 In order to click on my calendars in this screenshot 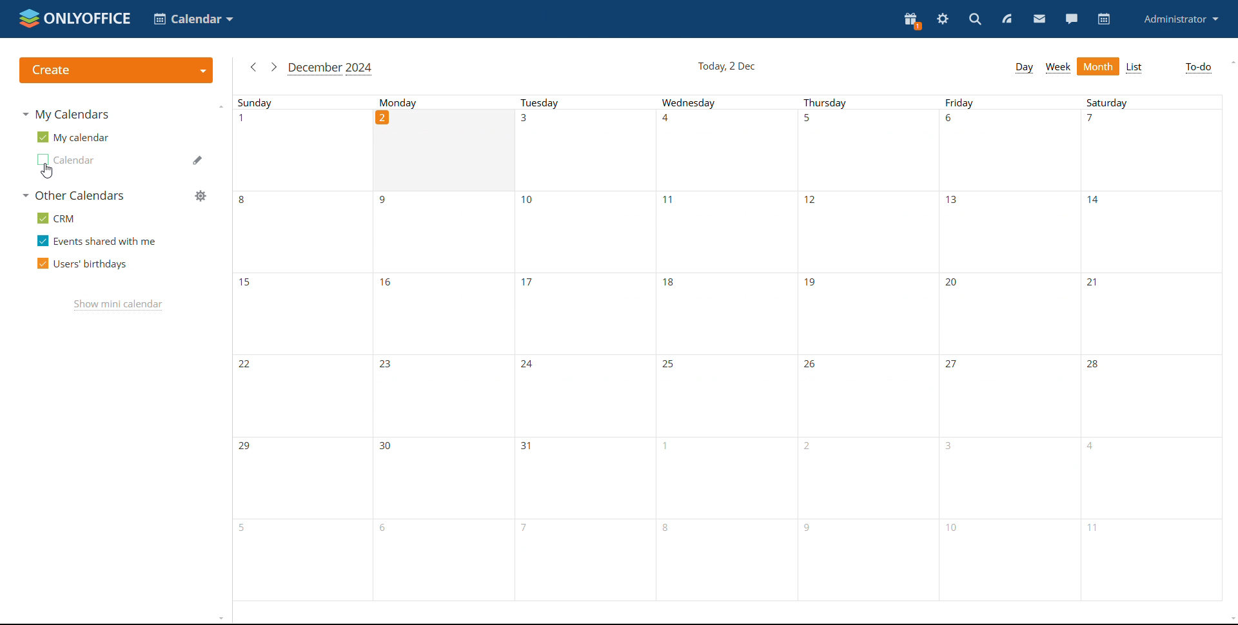, I will do `click(65, 113)`.